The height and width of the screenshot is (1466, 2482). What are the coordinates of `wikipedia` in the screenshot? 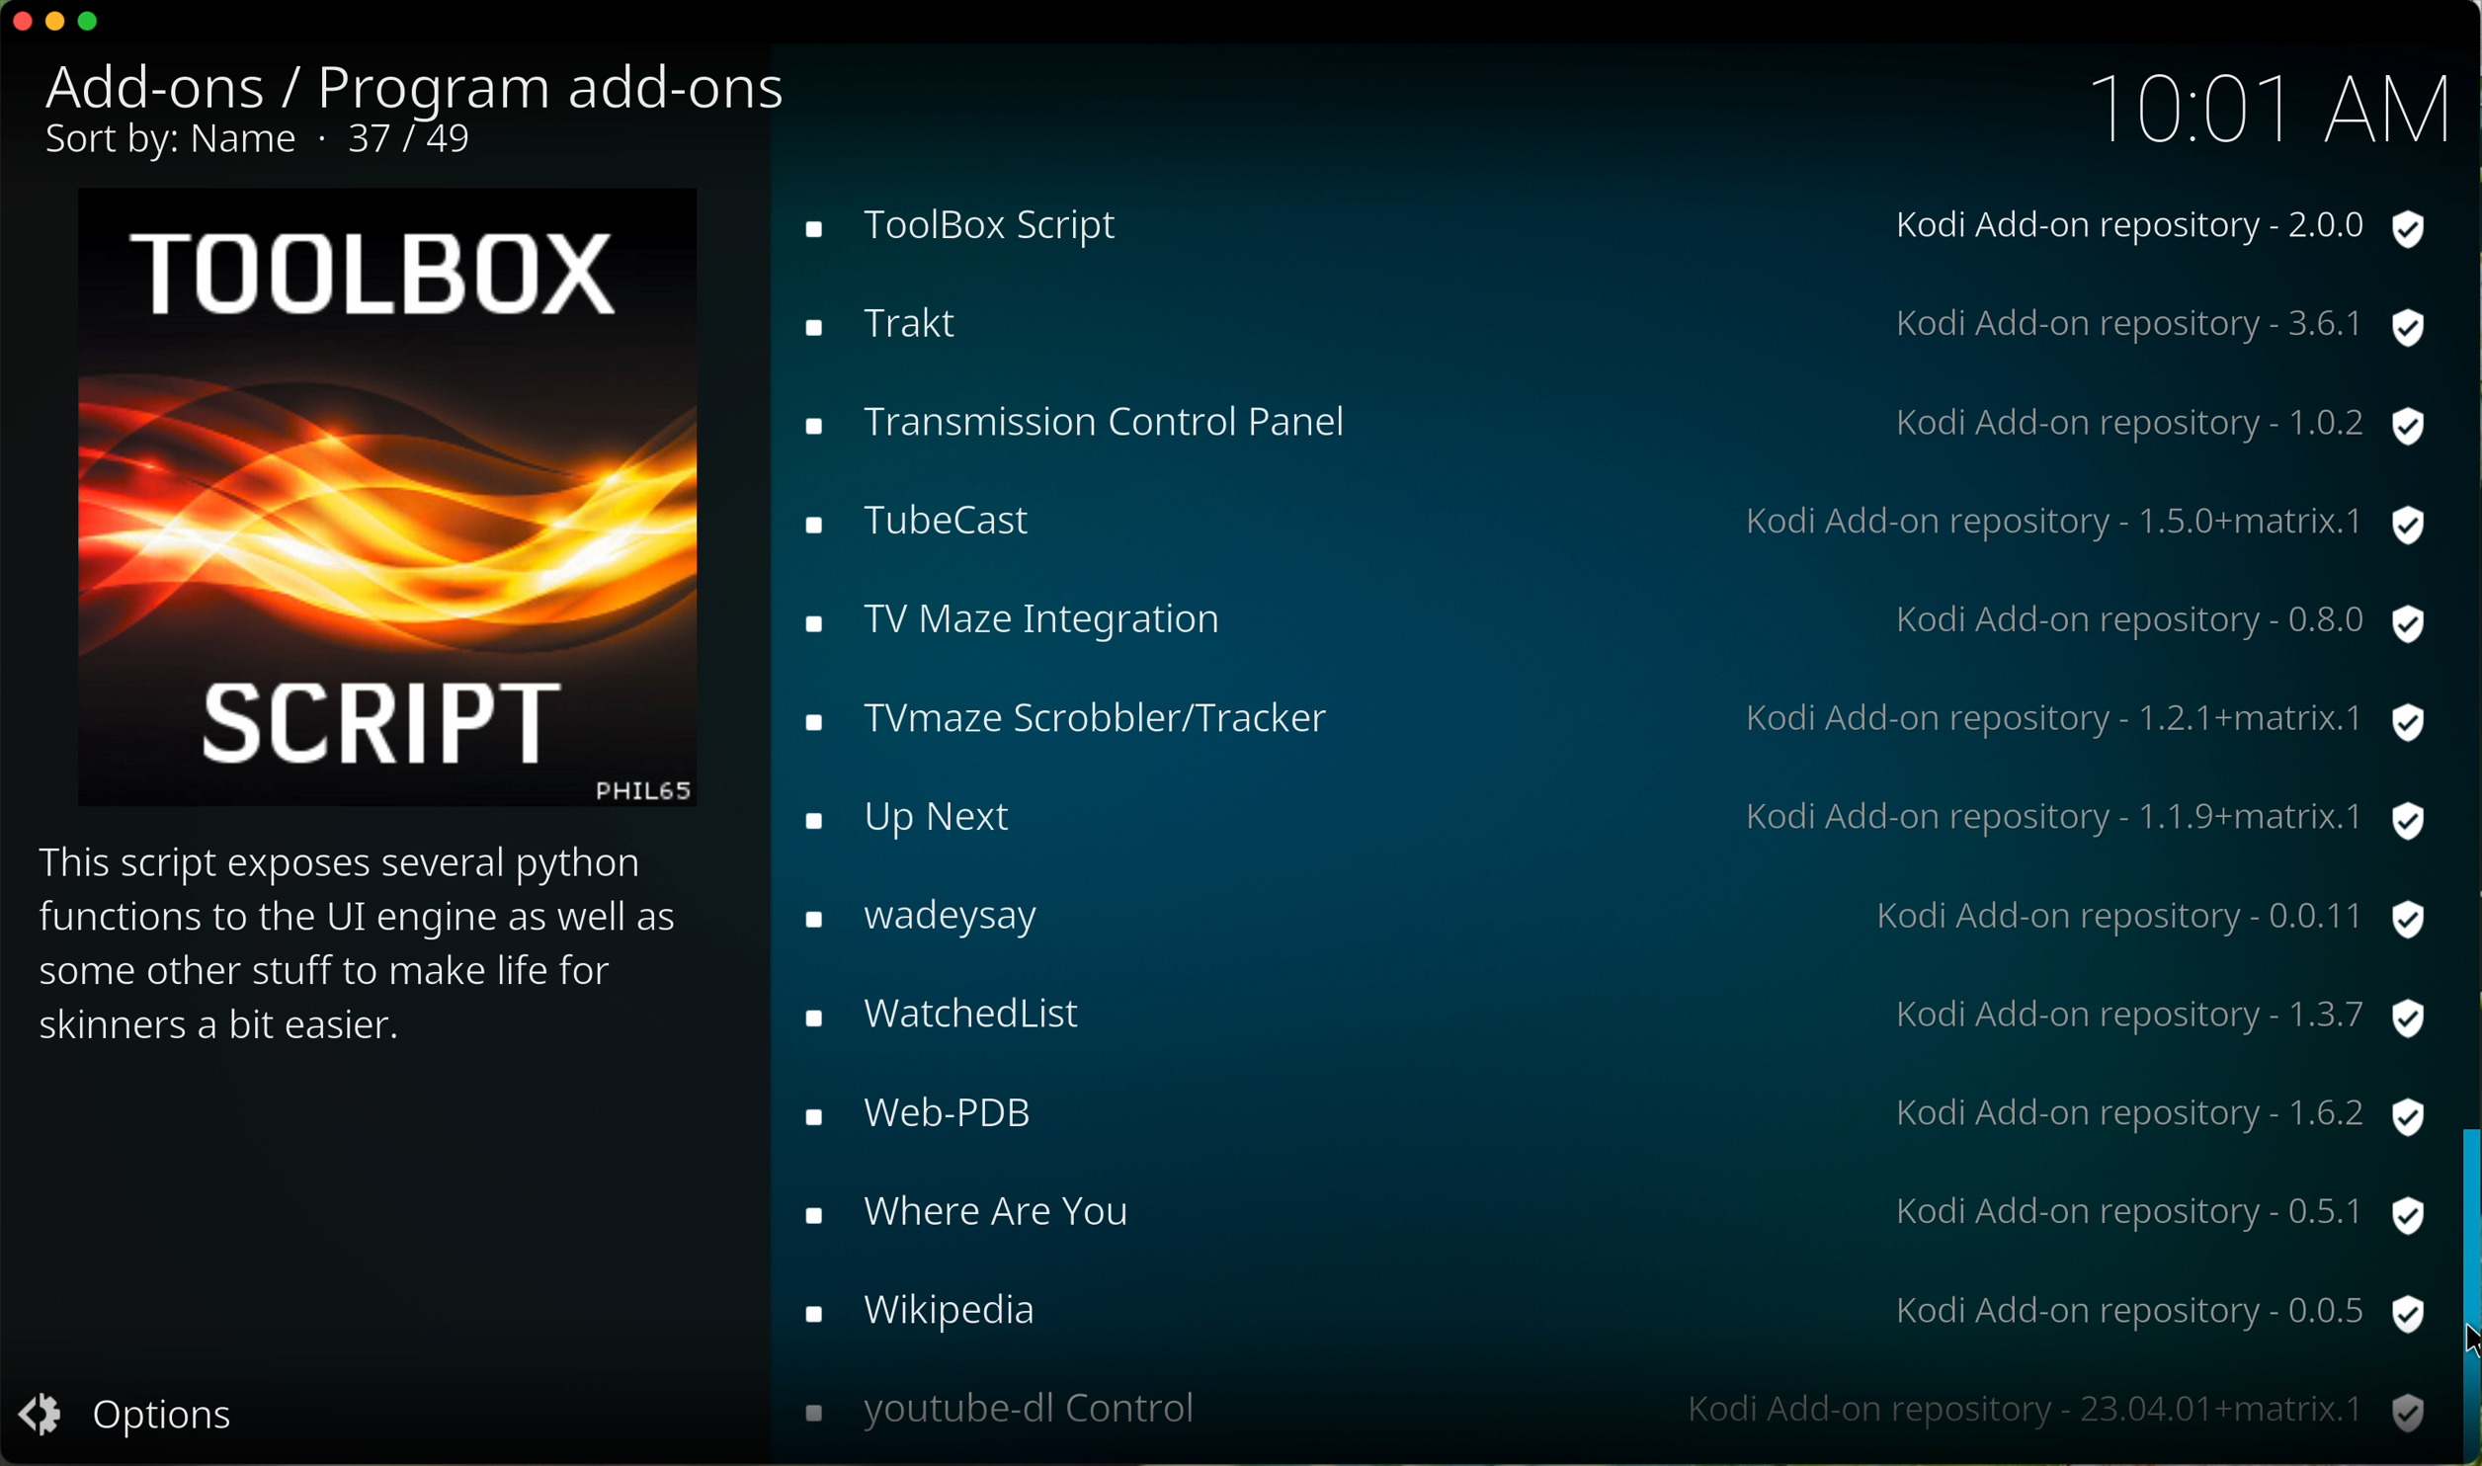 It's located at (1606, 1310).